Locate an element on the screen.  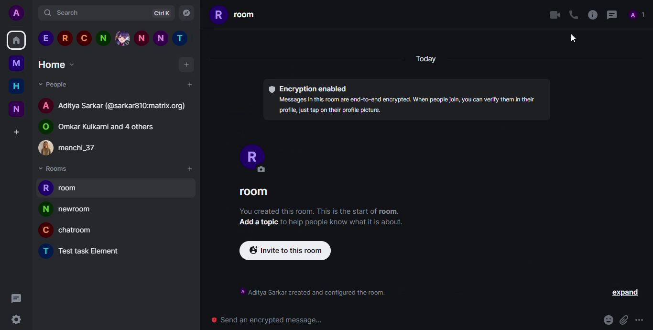
people 8 is located at coordinates (182, 39).